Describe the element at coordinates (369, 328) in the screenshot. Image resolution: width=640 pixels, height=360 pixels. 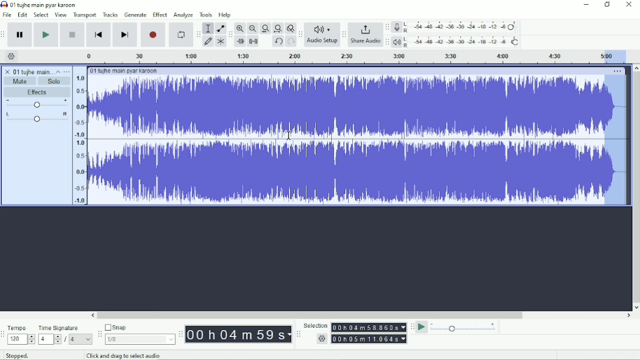
I see `00h00m00.000s` at that location.